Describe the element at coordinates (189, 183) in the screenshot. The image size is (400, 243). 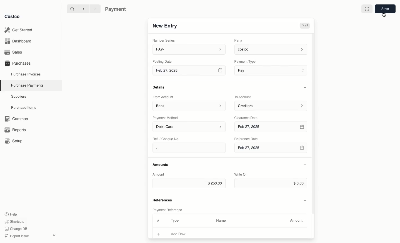
I see `$250.00` at that location.